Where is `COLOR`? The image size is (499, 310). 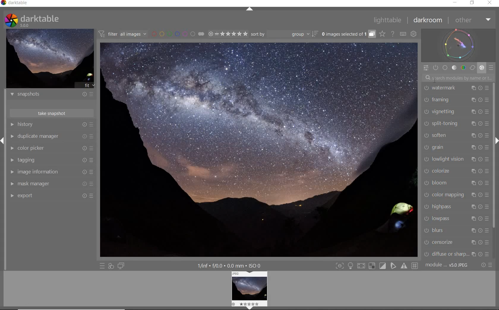 COLOR is located at coordinates (464, 68).